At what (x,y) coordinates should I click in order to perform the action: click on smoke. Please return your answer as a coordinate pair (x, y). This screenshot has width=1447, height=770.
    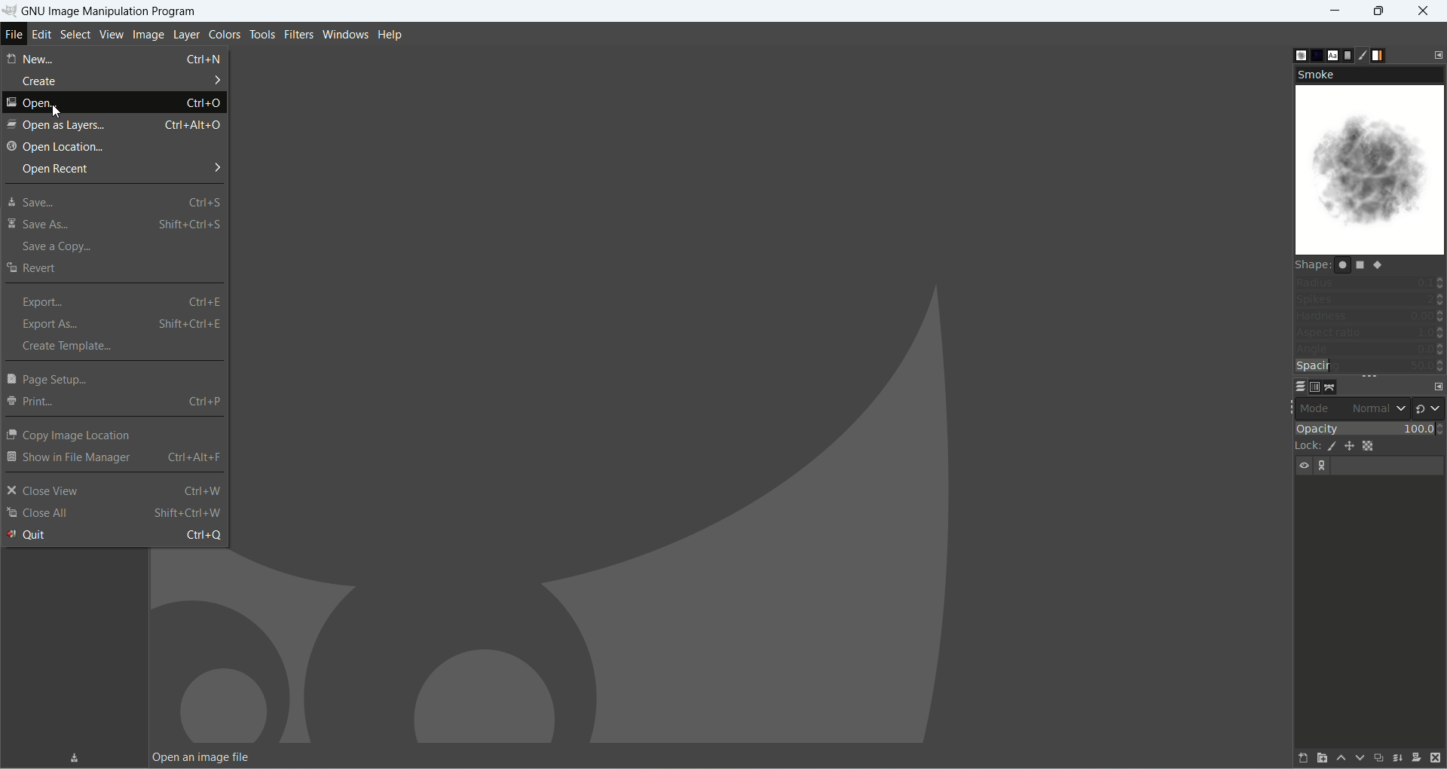
    Looking at the image, I should click on (1372, 171).